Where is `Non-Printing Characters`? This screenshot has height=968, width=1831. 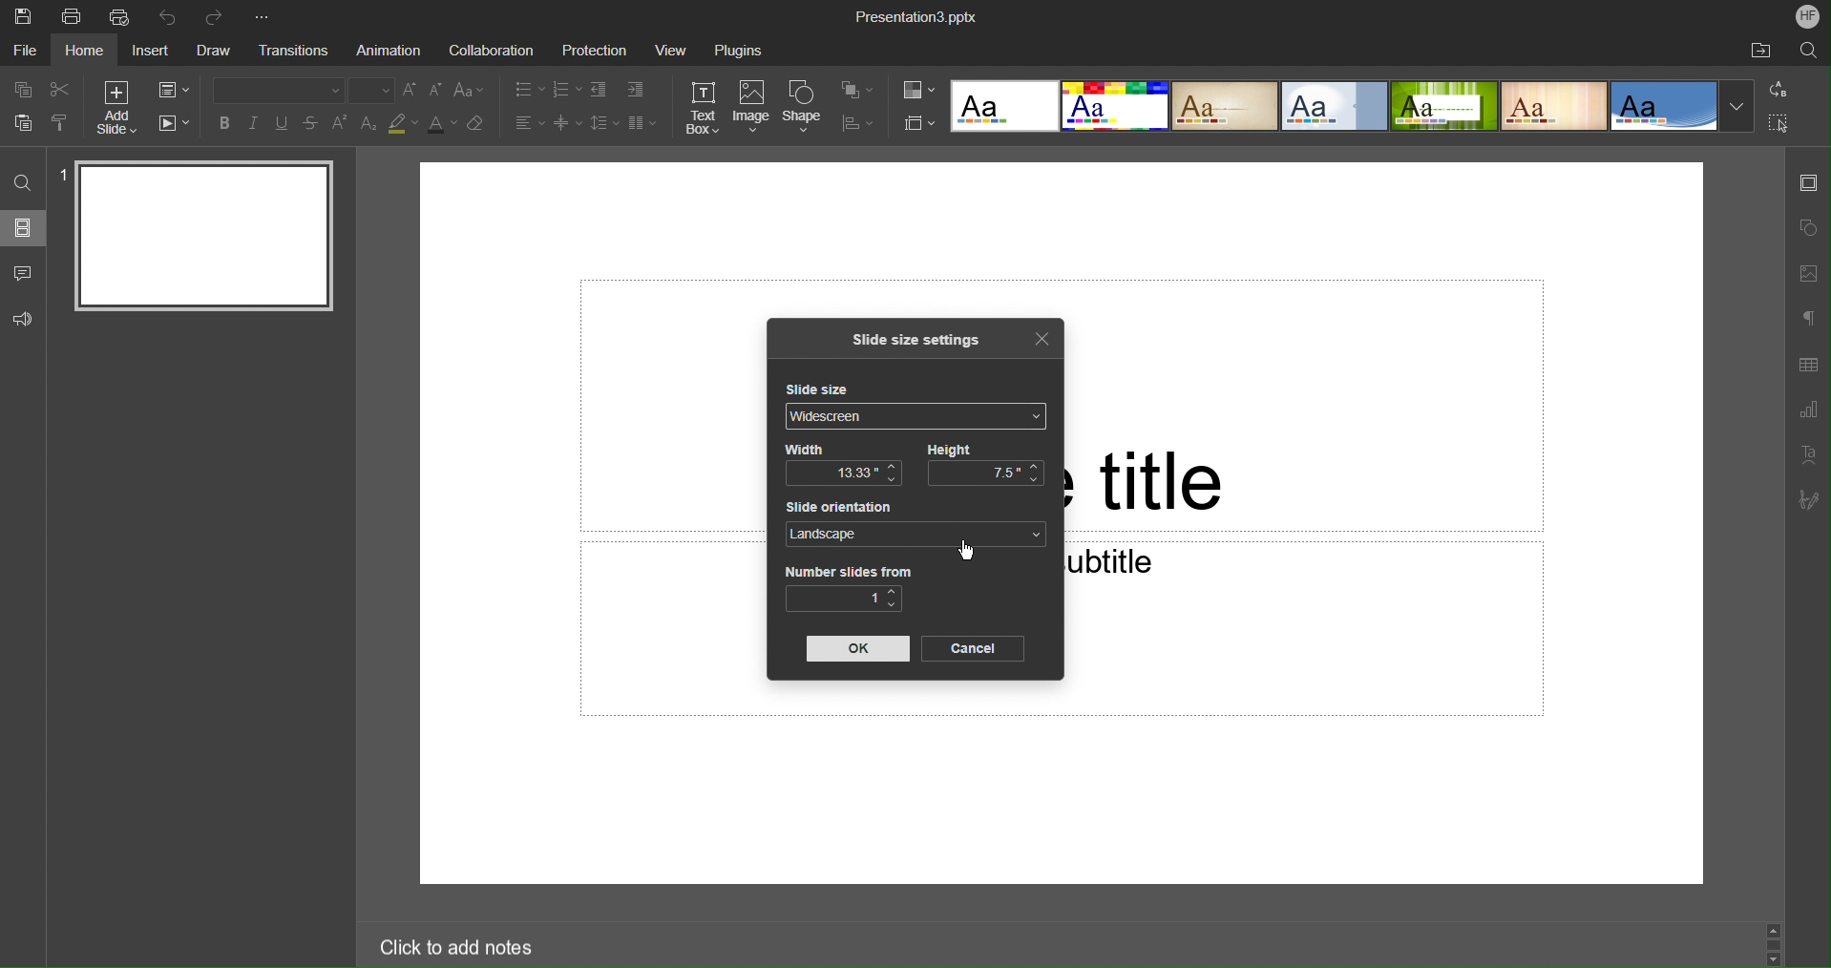 Non-Printing Characters is located at coordinates (1808, 317).